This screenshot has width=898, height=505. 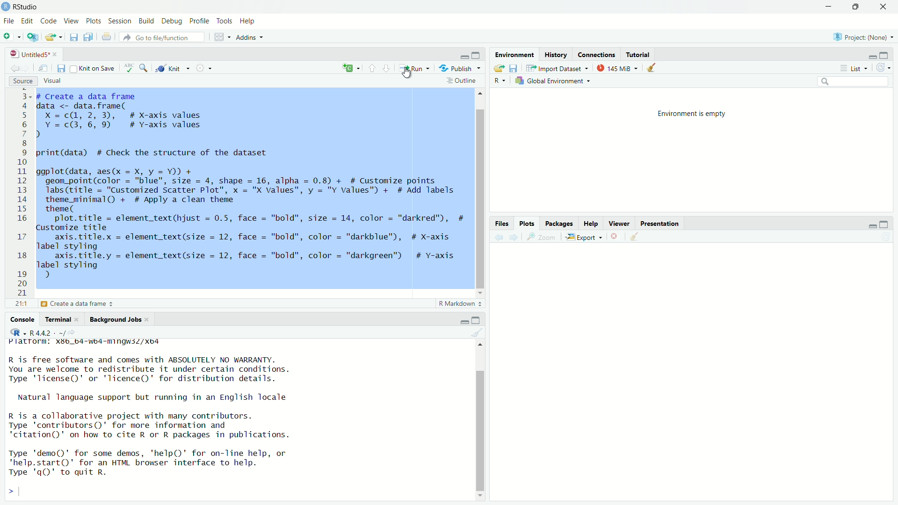 What do you see at coordinates (351, 69) in the screenshot?
I see `Copy File` at bounding box center [351, 69].